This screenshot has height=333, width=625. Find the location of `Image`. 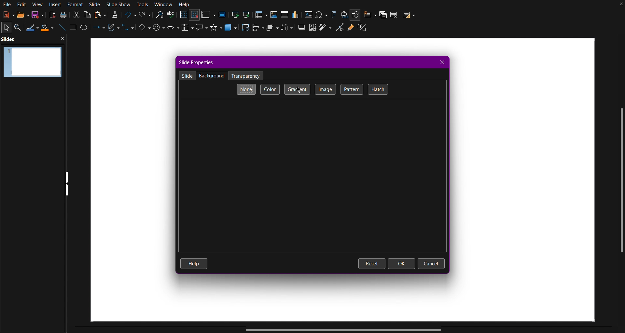

Image is located at coordinates (325, 89).